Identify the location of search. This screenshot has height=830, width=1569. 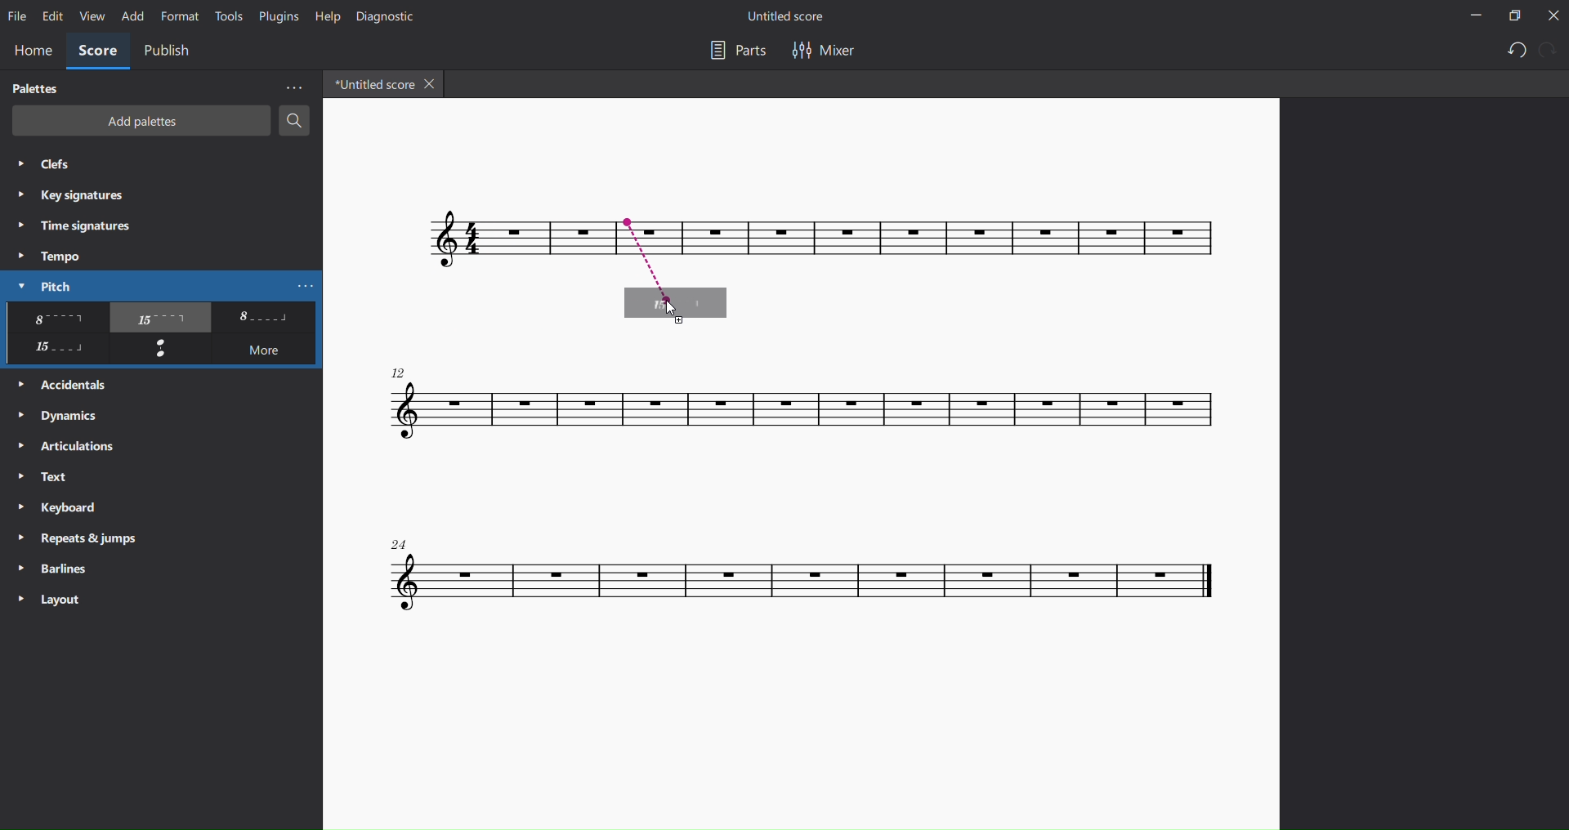
(295, 121).